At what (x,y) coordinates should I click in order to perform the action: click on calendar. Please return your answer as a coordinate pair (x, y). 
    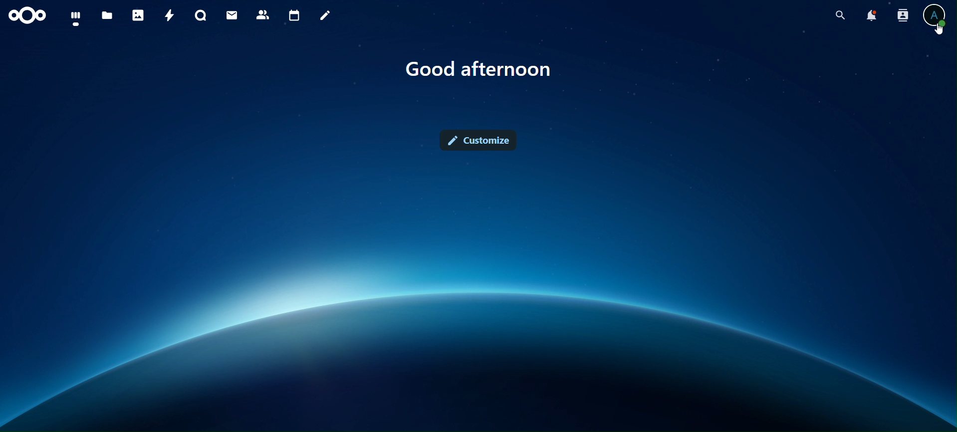
    Looking at the image, I should click on (295, 14).